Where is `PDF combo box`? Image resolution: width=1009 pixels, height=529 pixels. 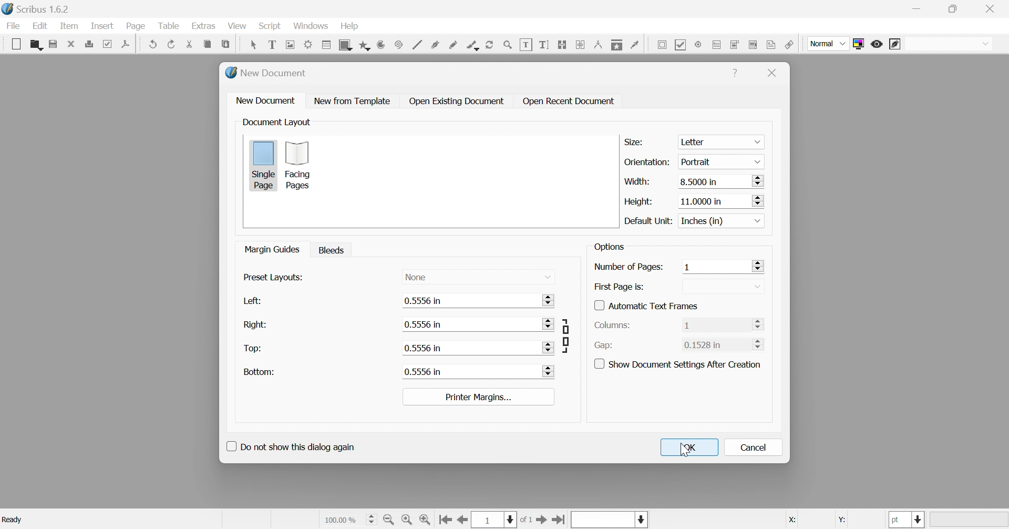
PDF combo box is located at coordinates (734, 45).